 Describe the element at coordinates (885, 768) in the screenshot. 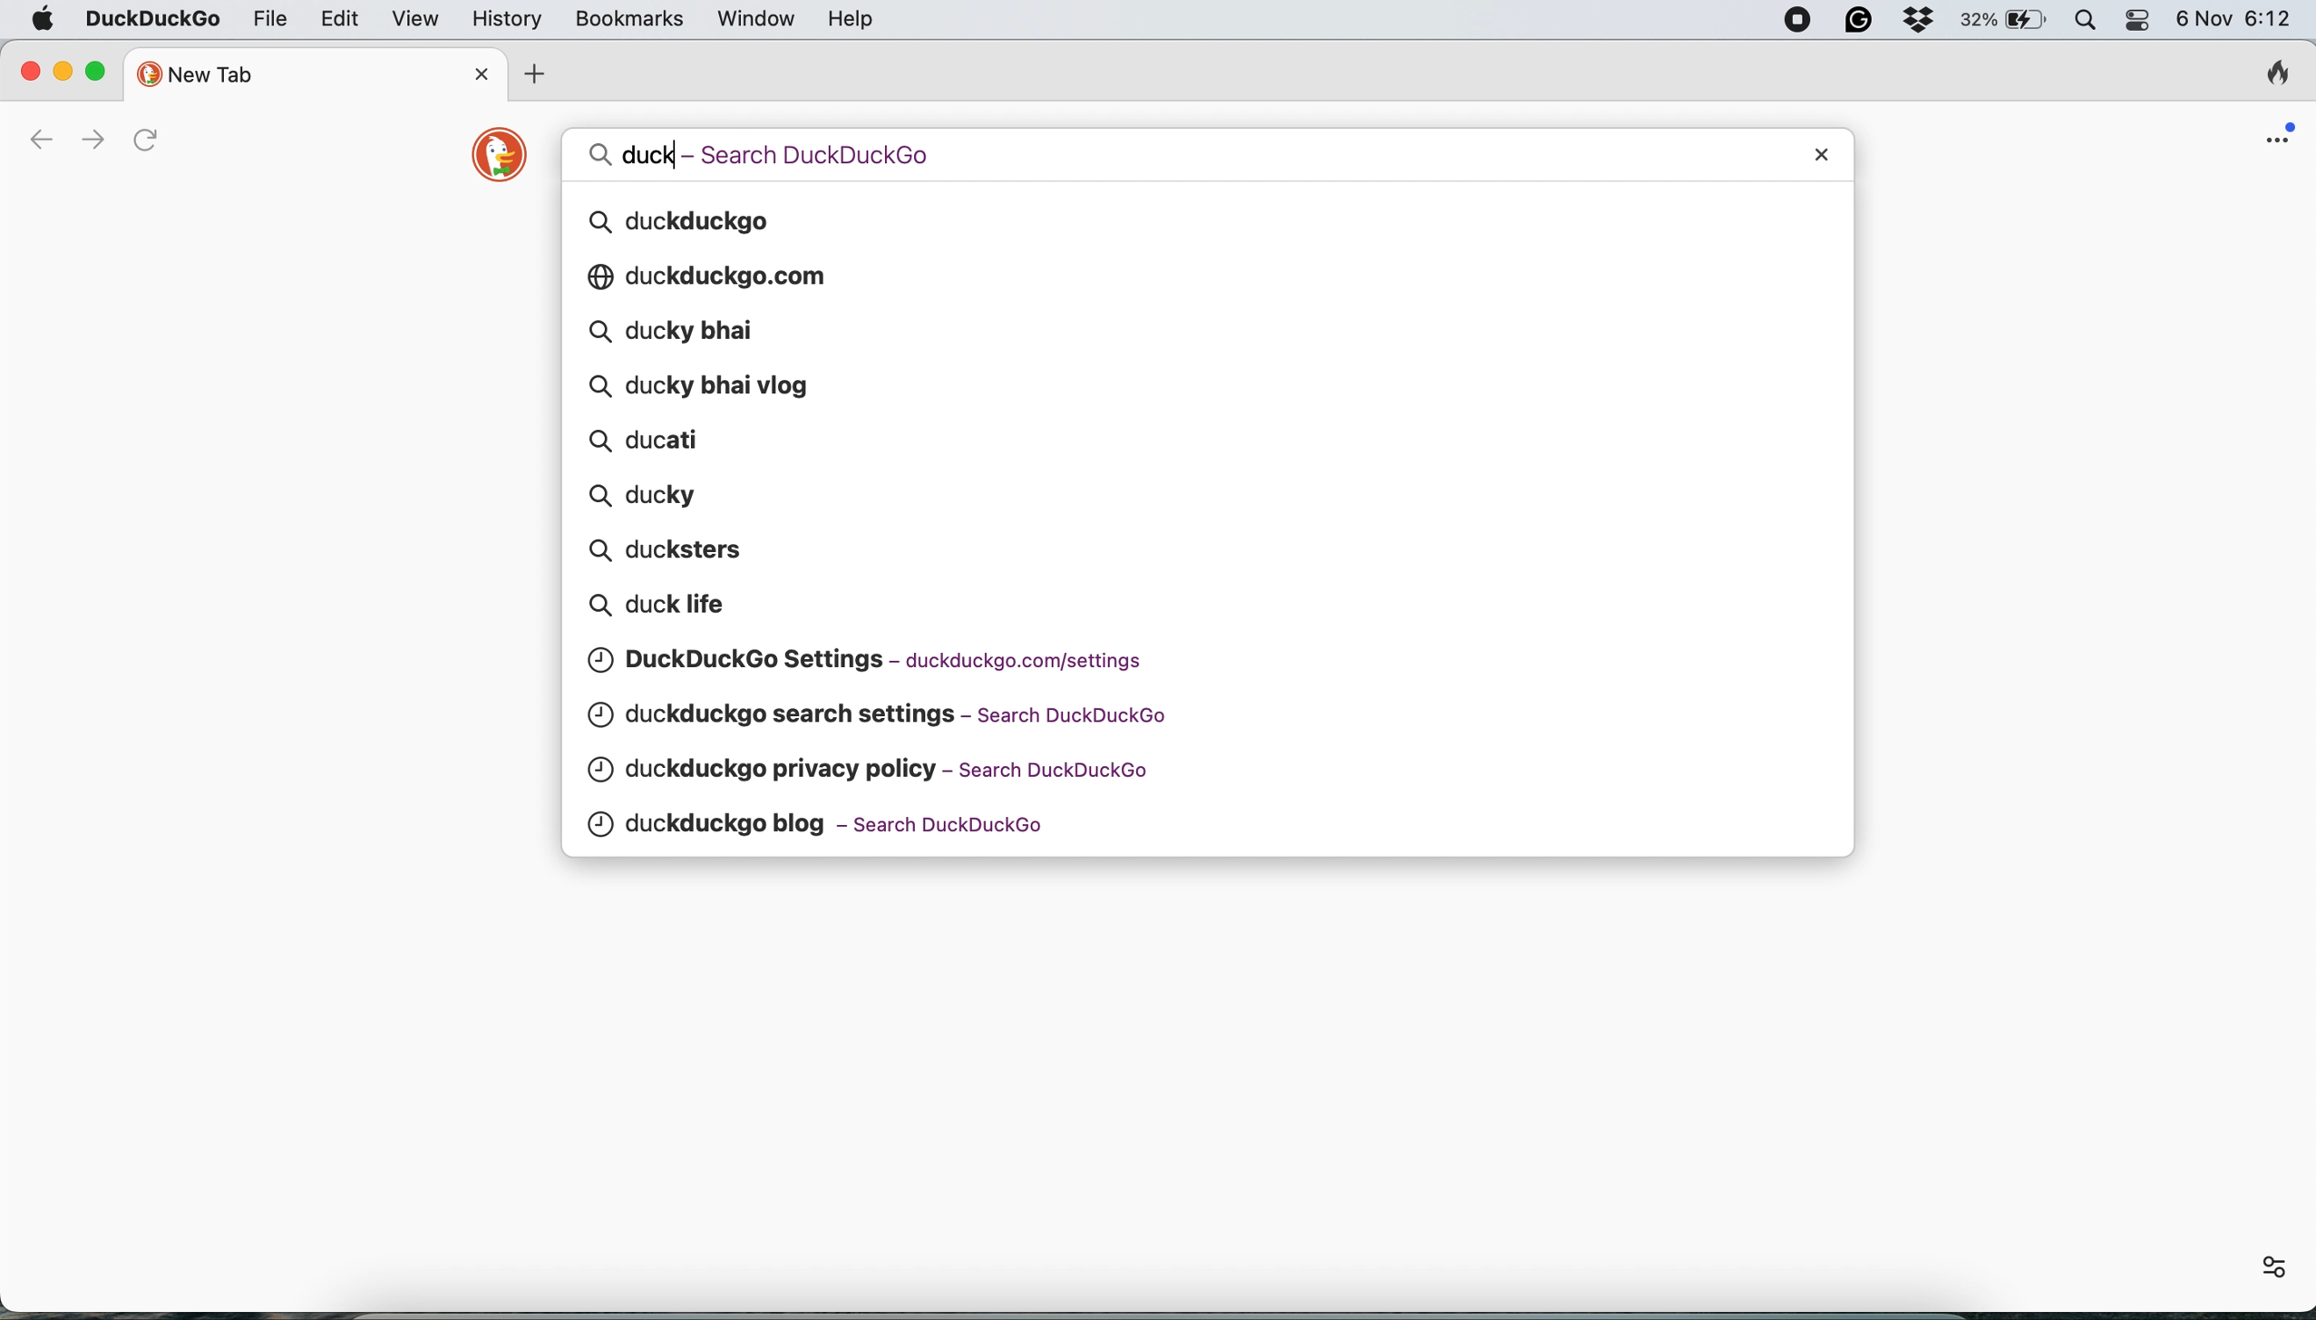

I see `duckduckgo privacy policy - Search DuckDuckGo` at that location.